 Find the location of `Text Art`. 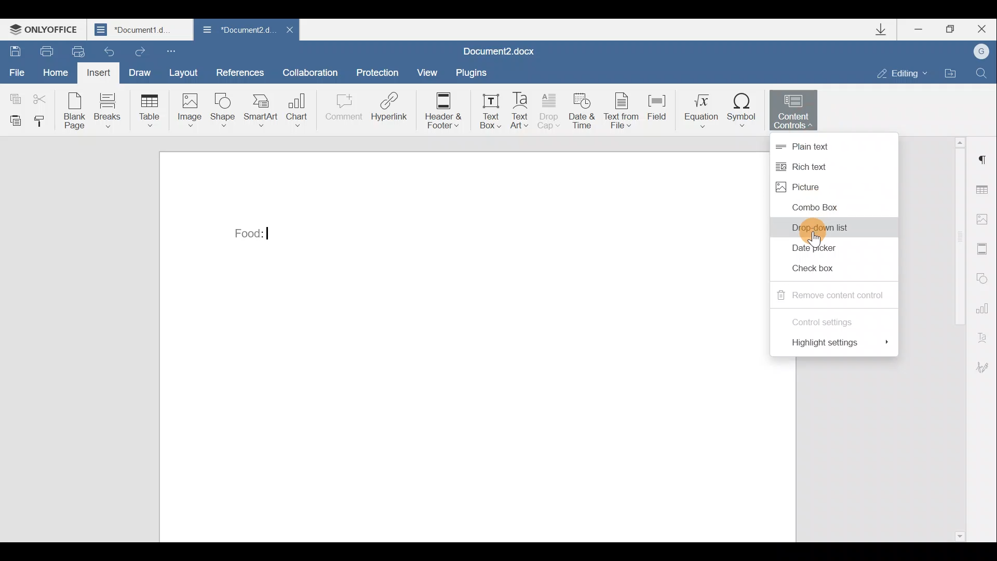

Text Art is located at coordinates (521, 111).